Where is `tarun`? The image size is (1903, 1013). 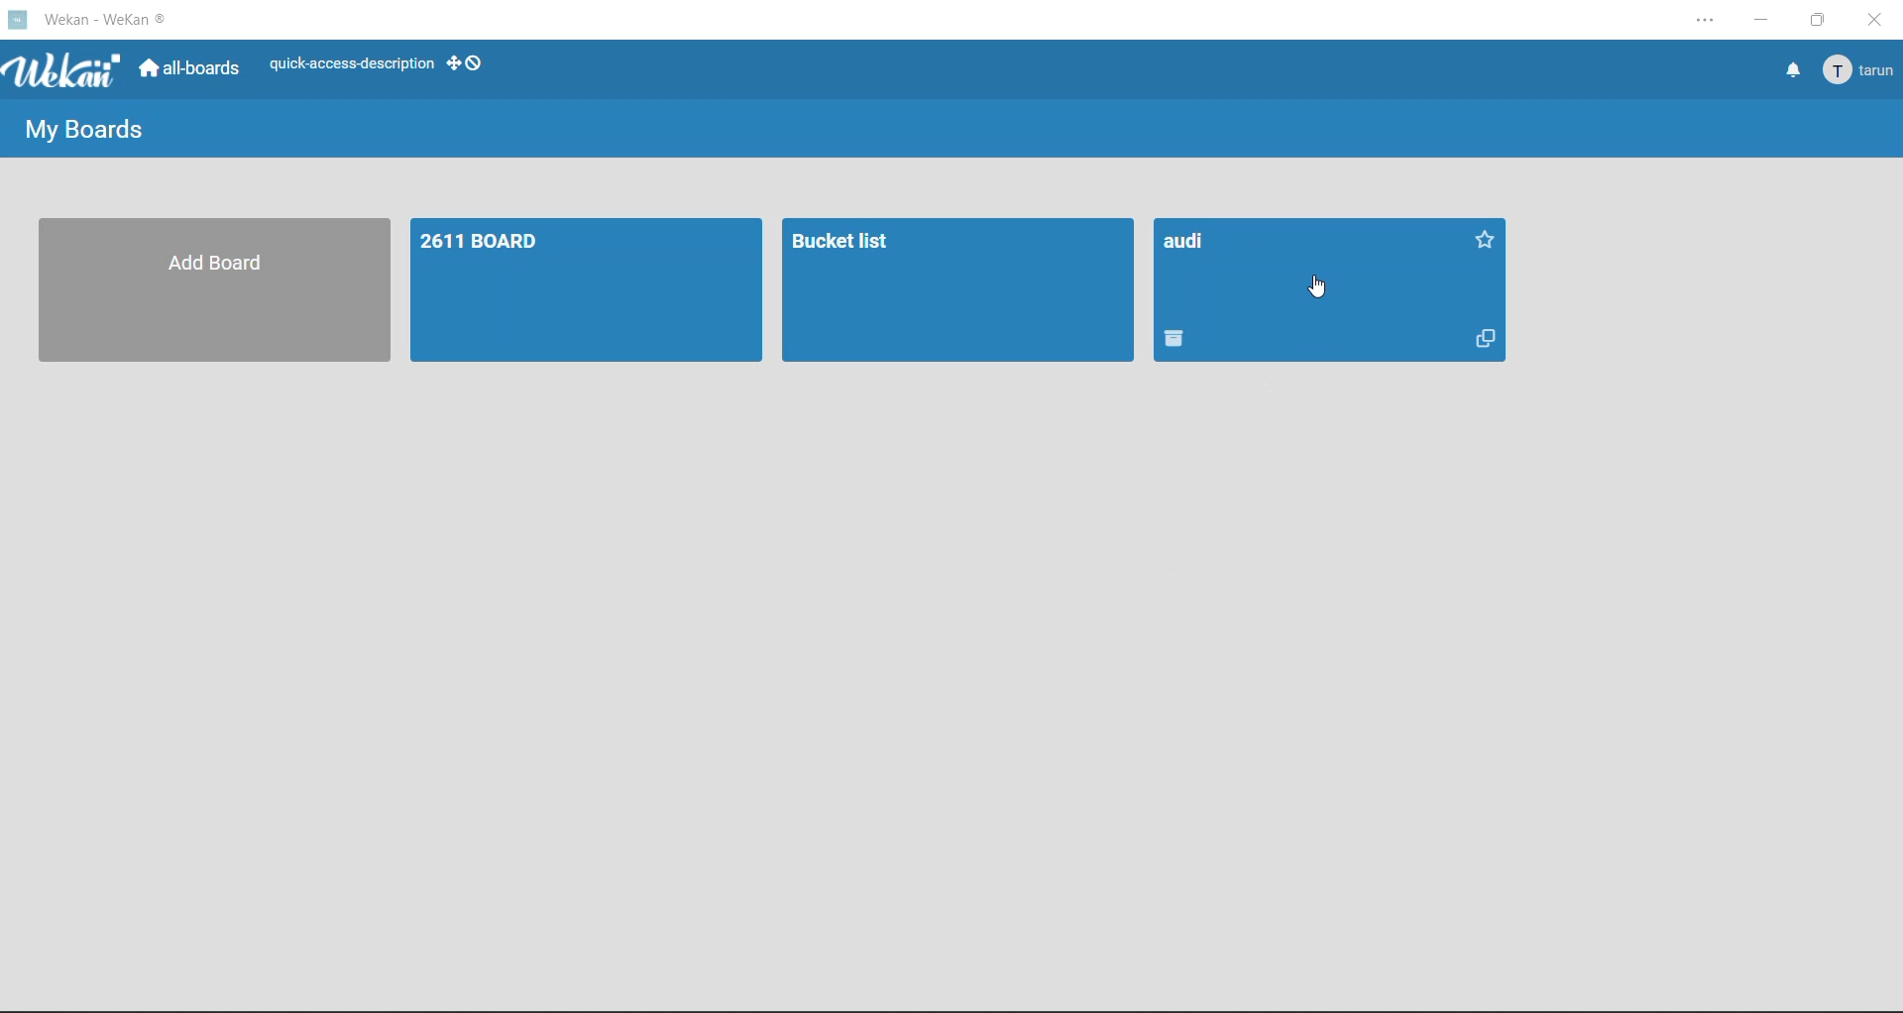 tarun is located at coordinates (1861, 73).